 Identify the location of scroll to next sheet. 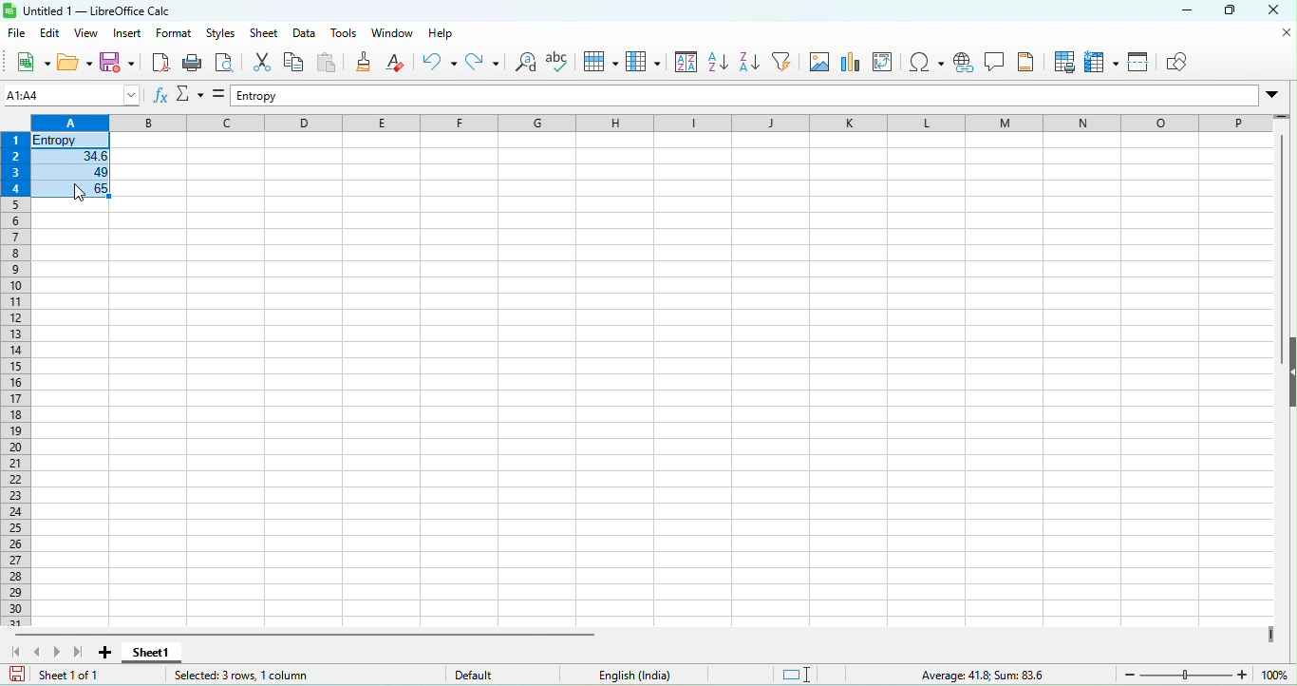
(62, 648).